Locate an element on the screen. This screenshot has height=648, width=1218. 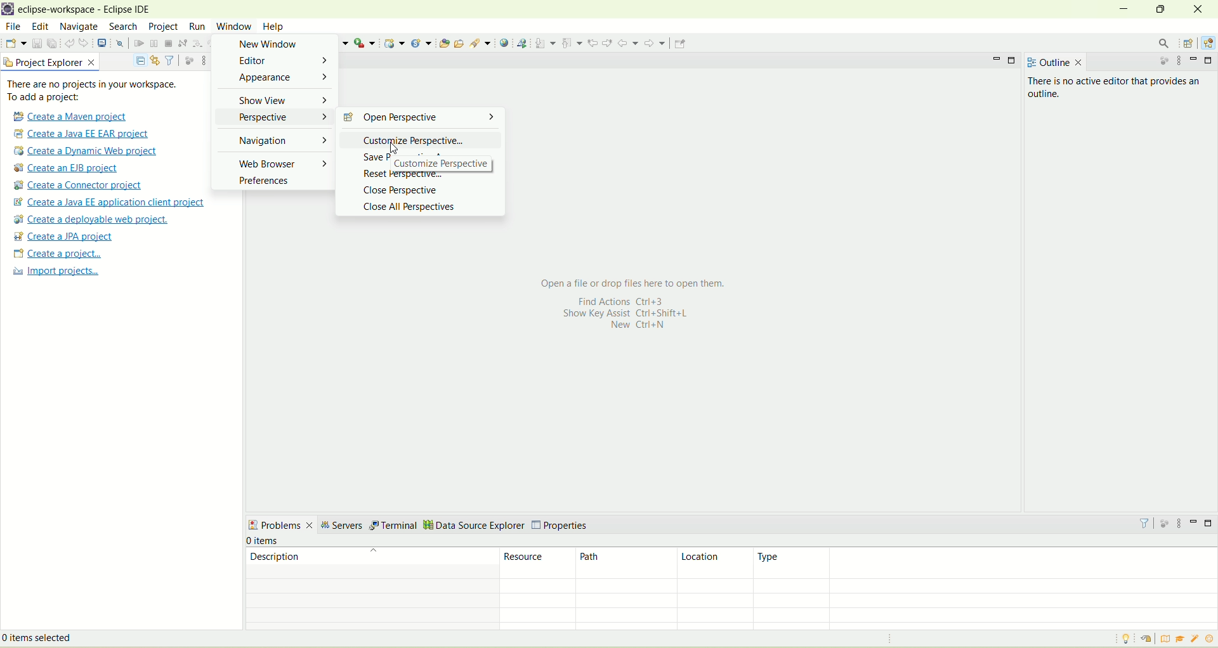
create a connector project is located at coordinates (78, 186).